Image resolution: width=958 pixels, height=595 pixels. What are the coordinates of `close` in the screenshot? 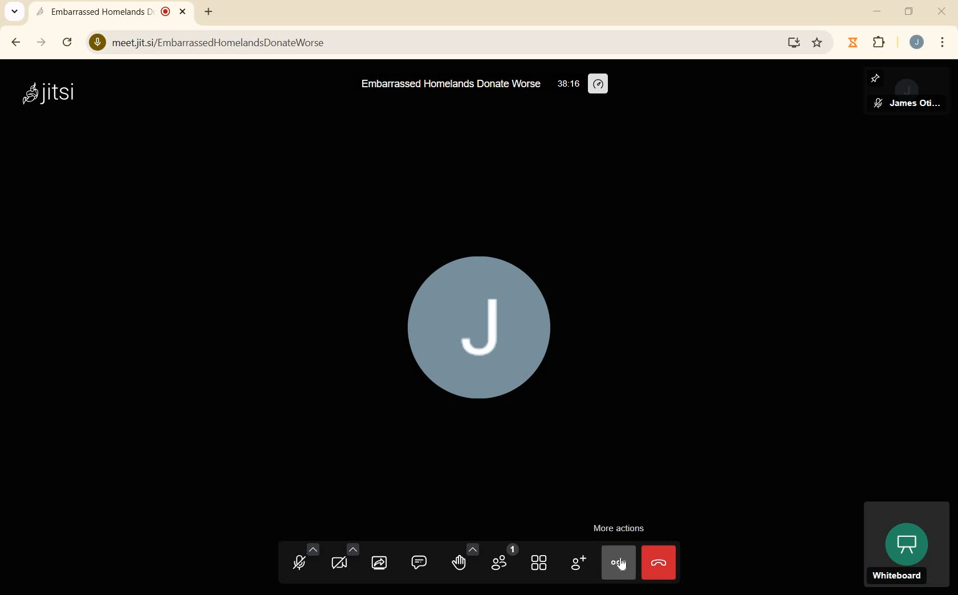 It's located at (941, 13).